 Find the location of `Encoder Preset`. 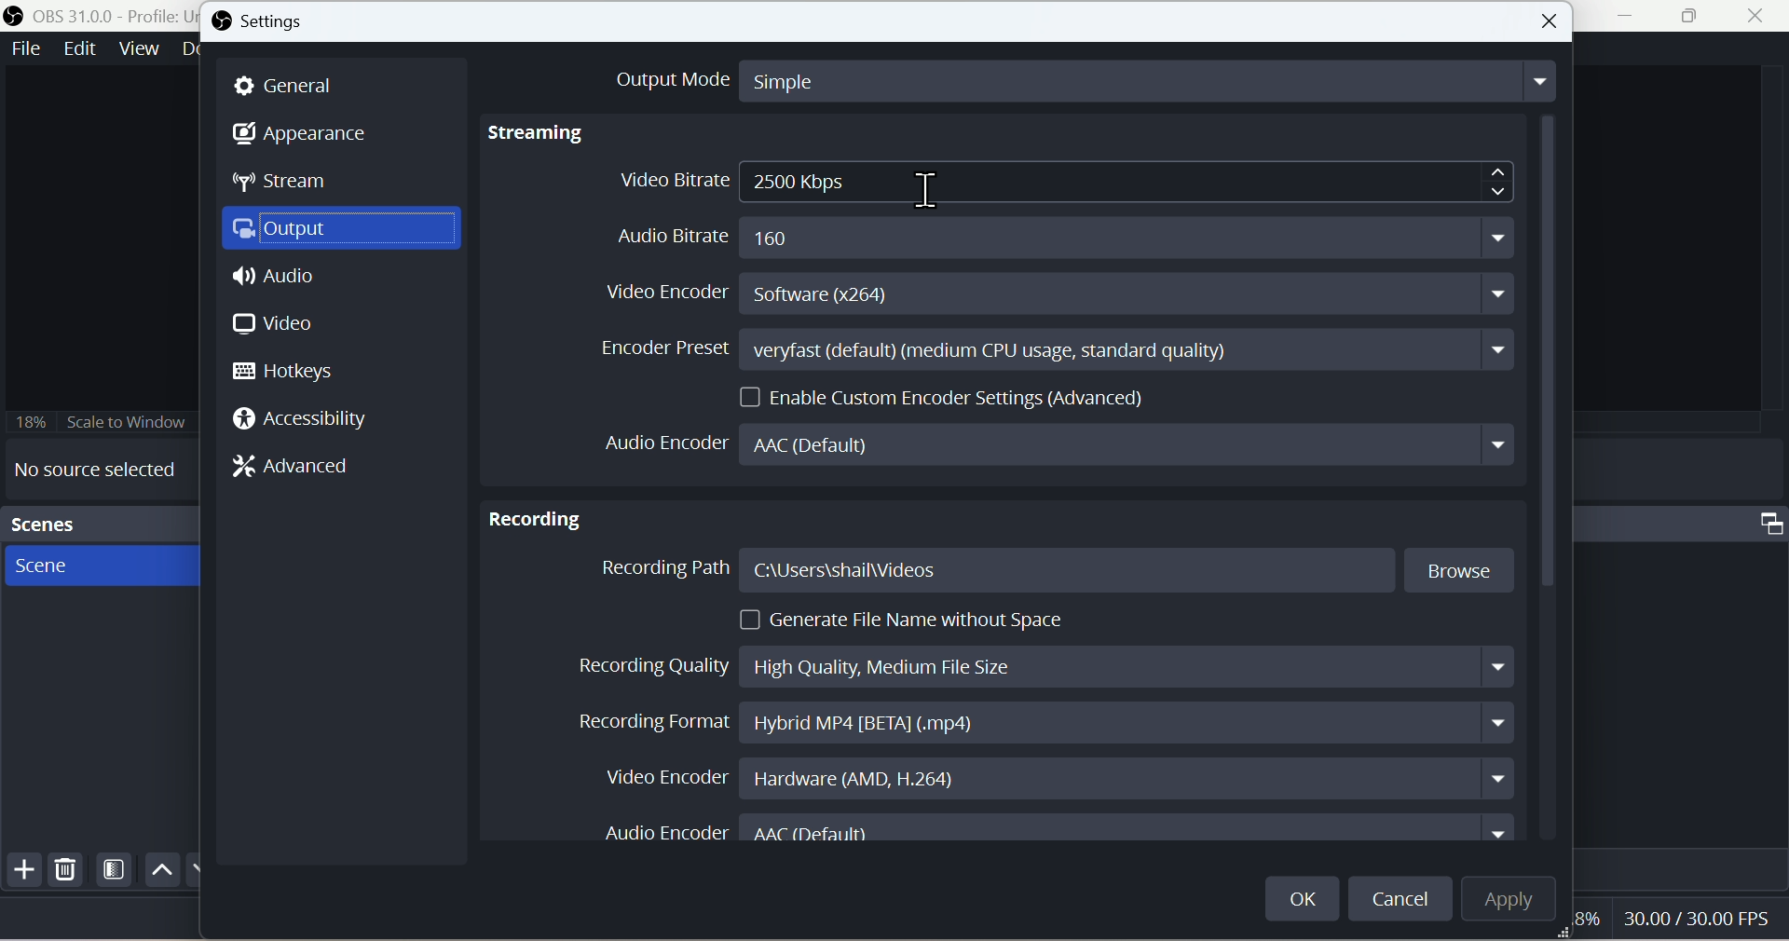

Encoder Preset is located at coordinates (1050, 349).